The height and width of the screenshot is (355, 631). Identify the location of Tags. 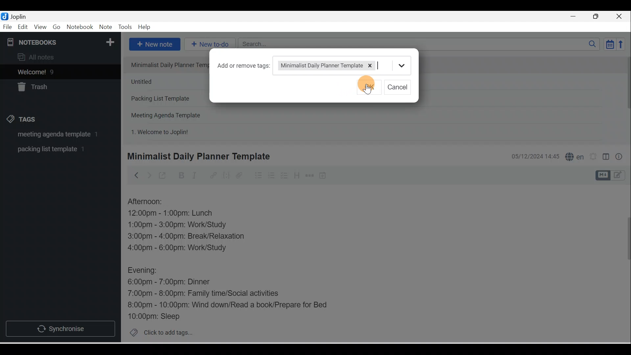
(23, 120).